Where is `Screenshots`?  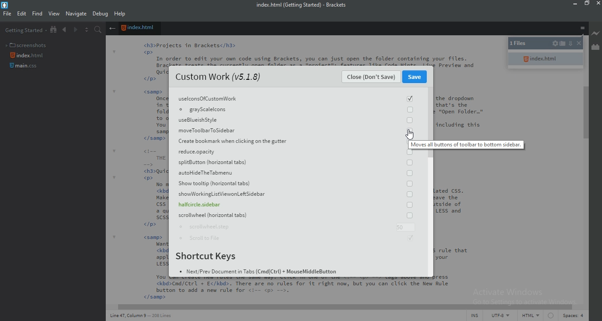 Screenshots is located at coordinates (28, 44).